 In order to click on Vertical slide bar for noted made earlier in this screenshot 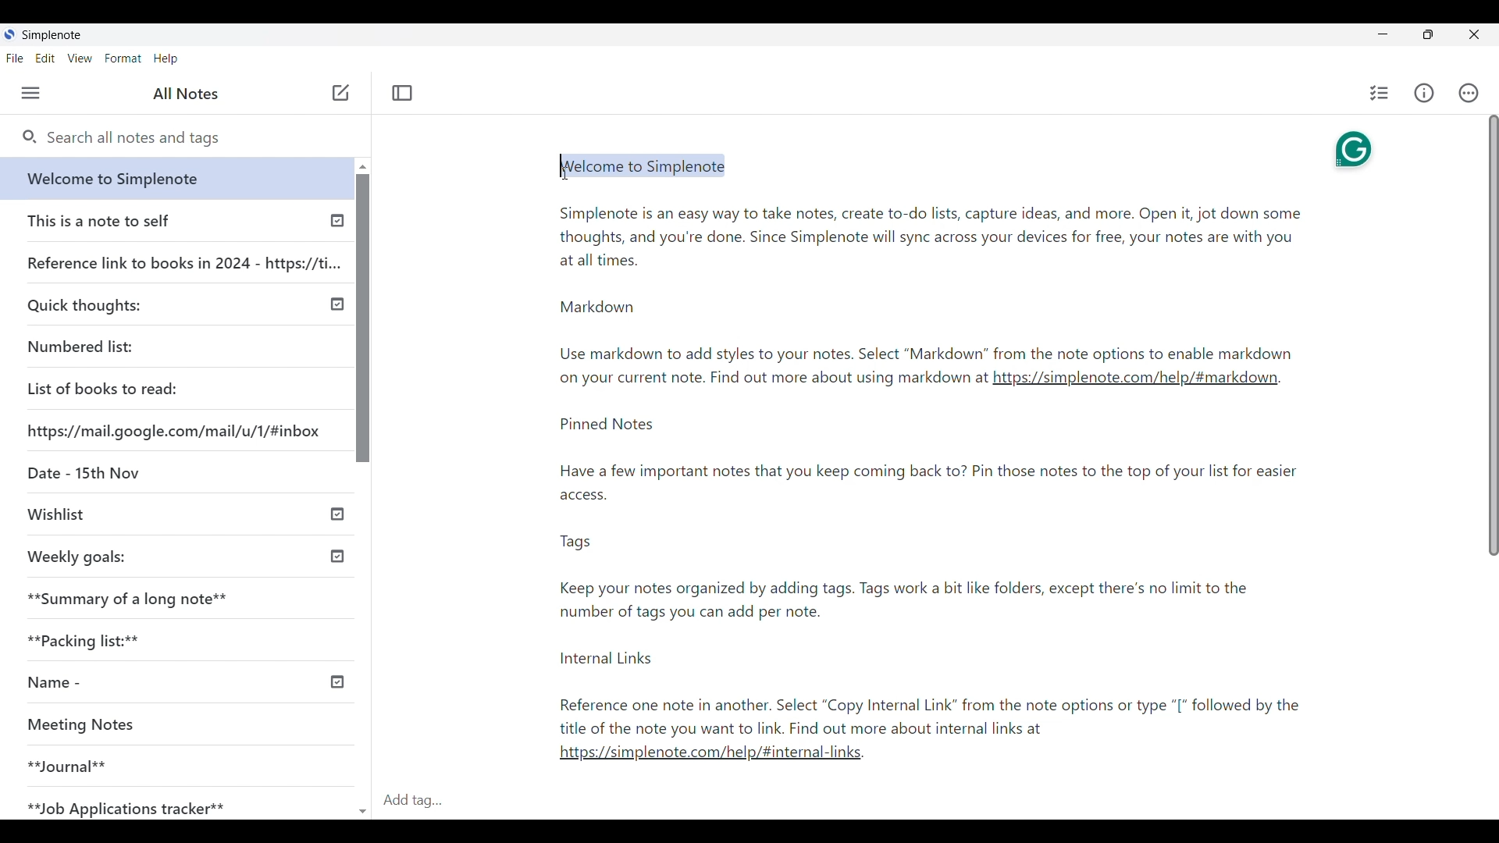, I will do `click(360, 318)`.